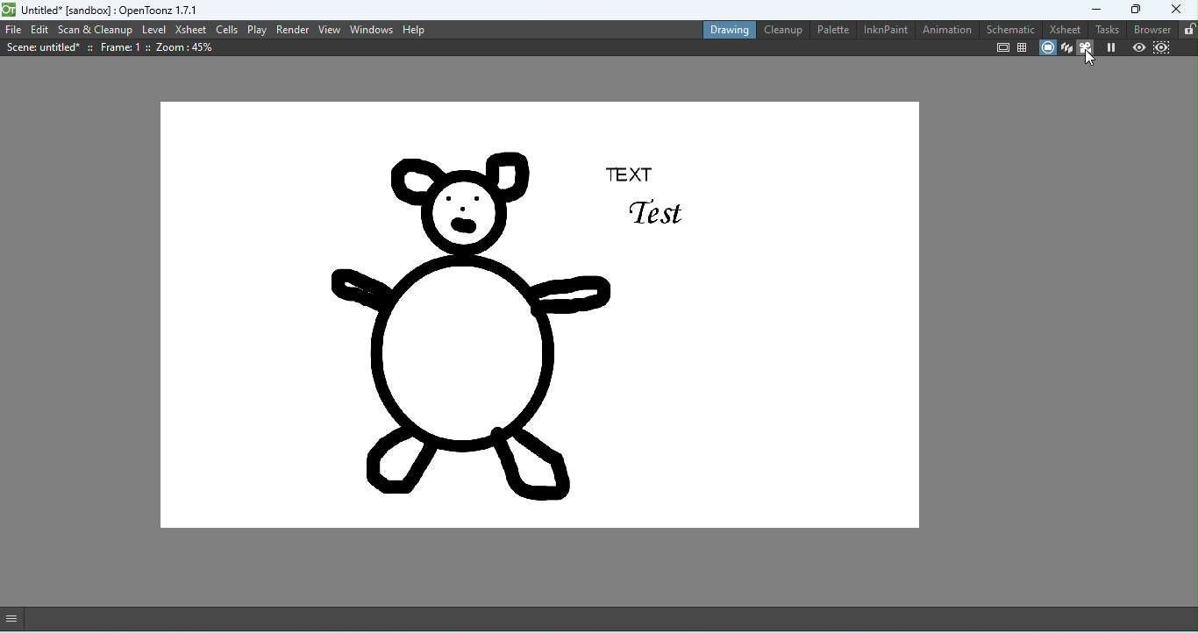  Describe the element at coordinates (154, 29) in the screenshot. I see `level` at that location.